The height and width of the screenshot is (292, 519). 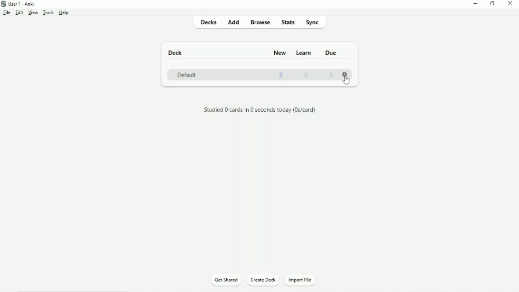 I want to click on Import File, so click(x=304, y=280).